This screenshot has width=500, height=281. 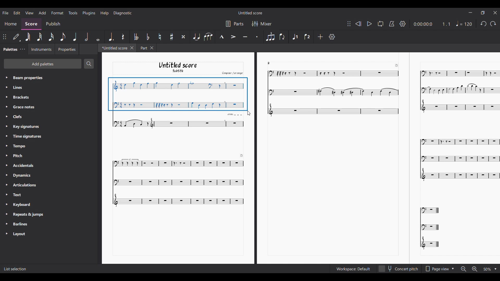 What do you see at coordinates (6, 107) in the screenshot?
I see `` at bounding box center [6, 107].